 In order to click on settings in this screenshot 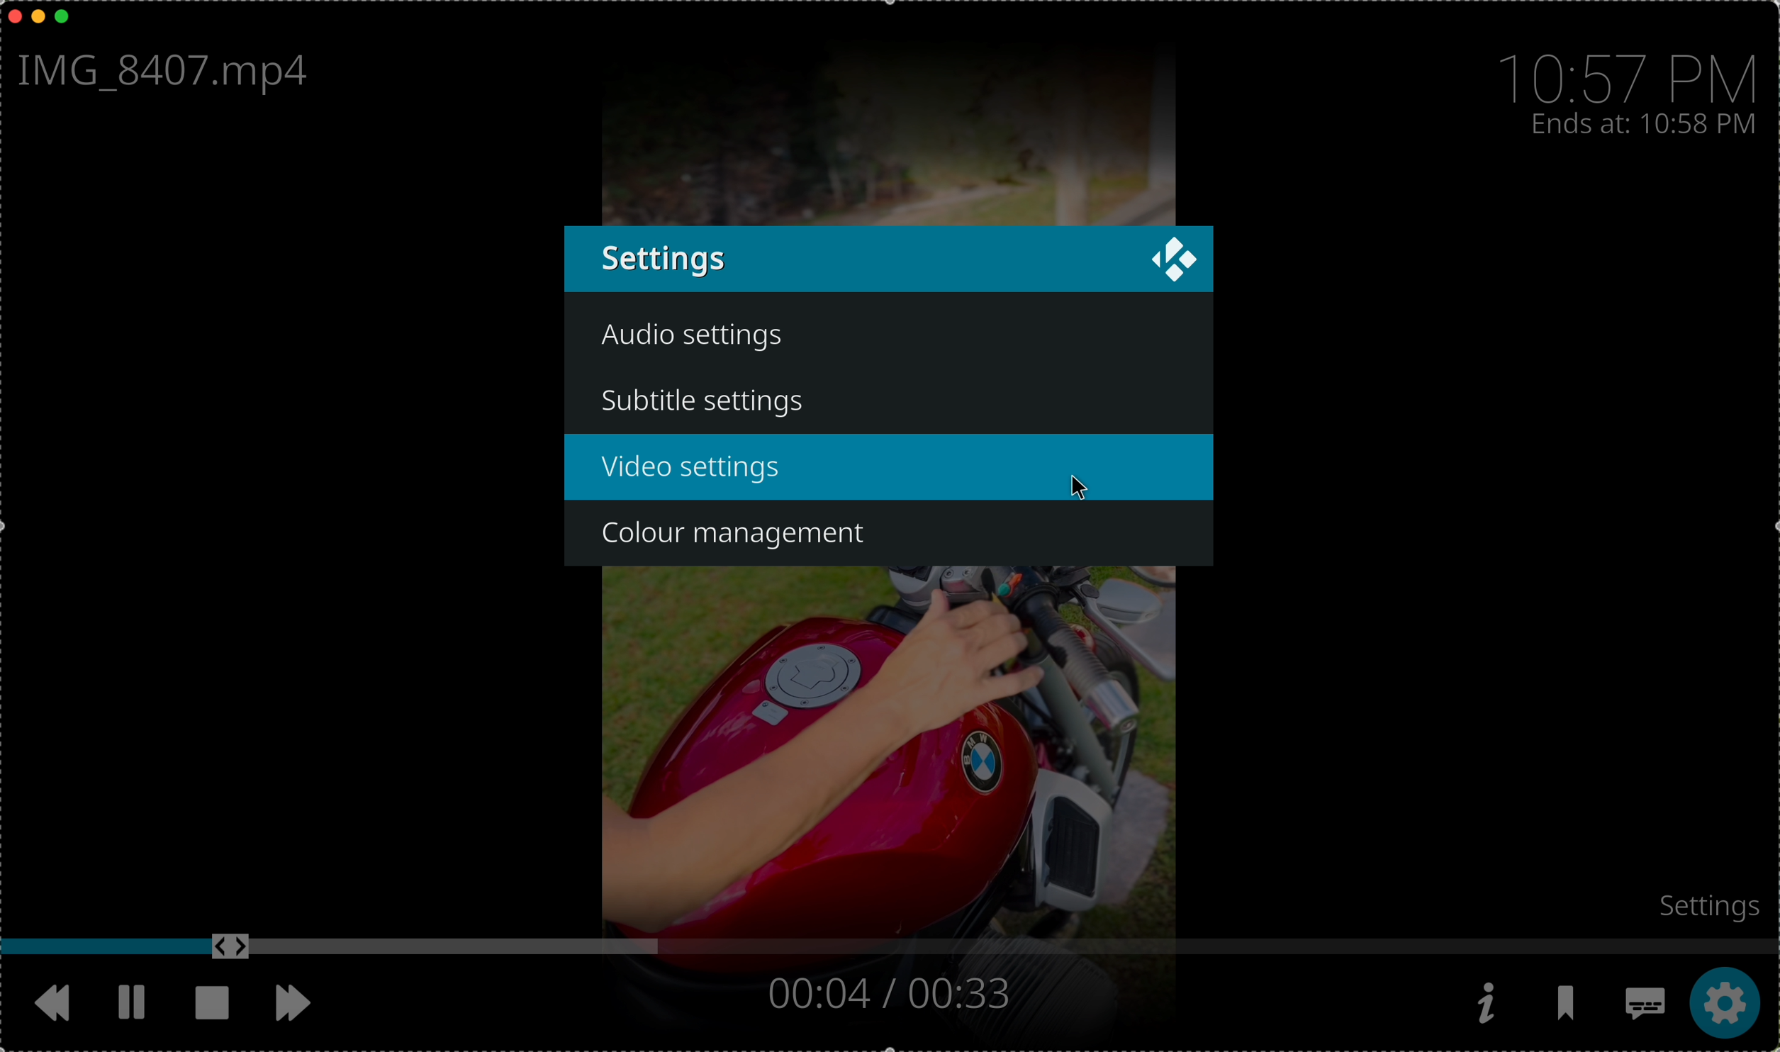, I will do `click(1711, 905)`.